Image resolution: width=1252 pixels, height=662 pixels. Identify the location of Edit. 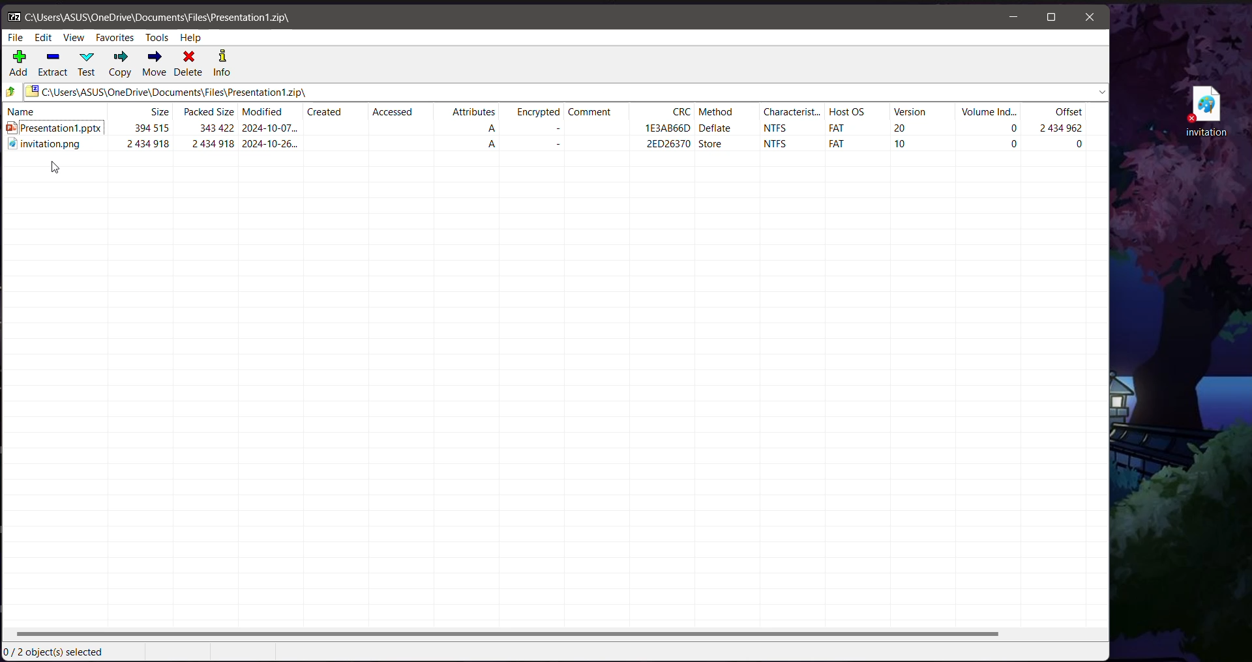
(44, 37).